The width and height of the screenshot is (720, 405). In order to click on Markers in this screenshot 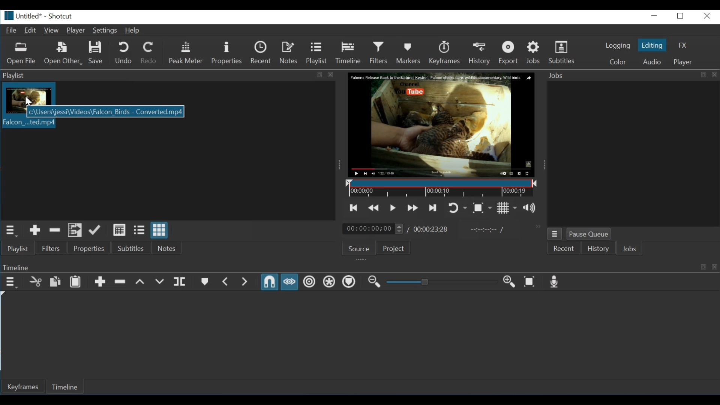, I will do `click(409, 52)`.